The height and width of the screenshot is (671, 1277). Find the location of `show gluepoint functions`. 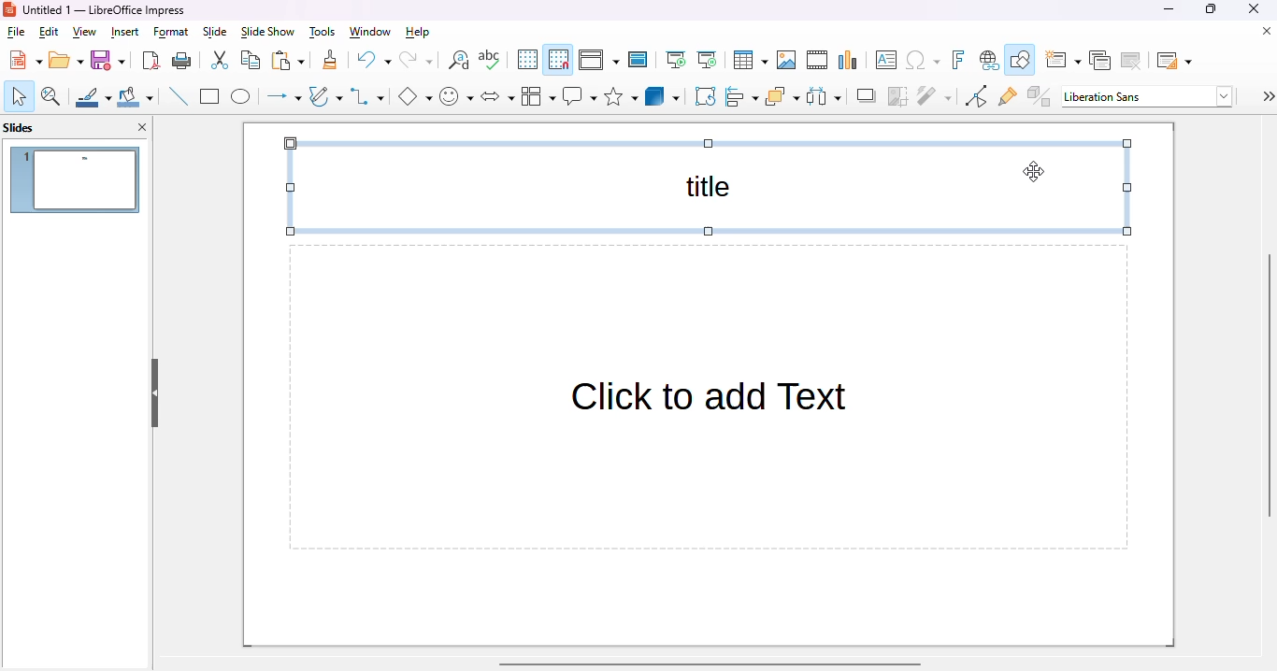

show gluepoint functions is located at coordinates (1008, 96).